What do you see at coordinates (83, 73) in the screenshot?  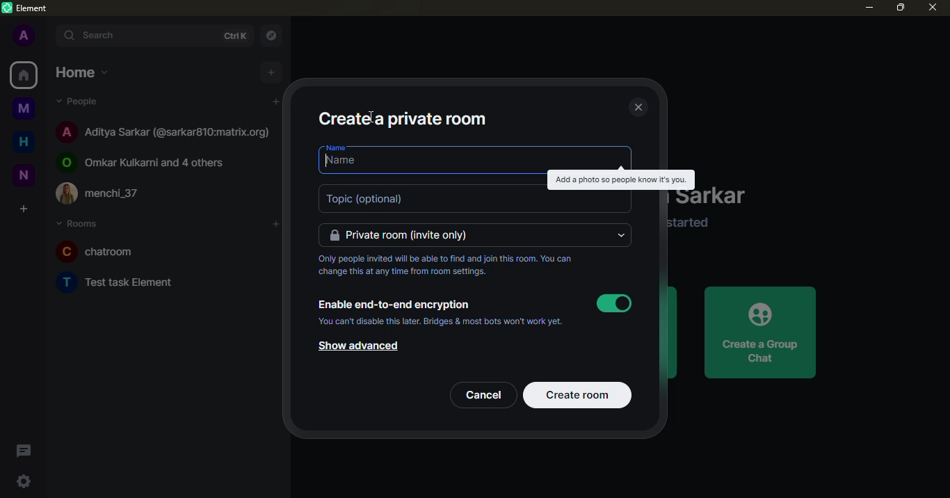 I see `home` at bounding box center [83, 73].